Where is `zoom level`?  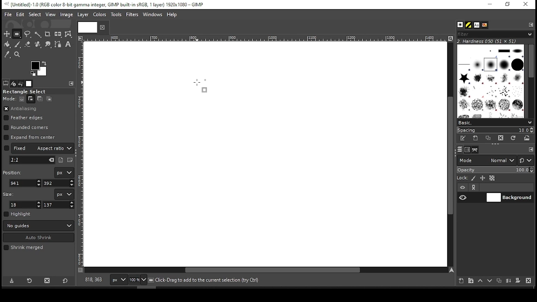
zoom level is located at coordinates (138, 281).